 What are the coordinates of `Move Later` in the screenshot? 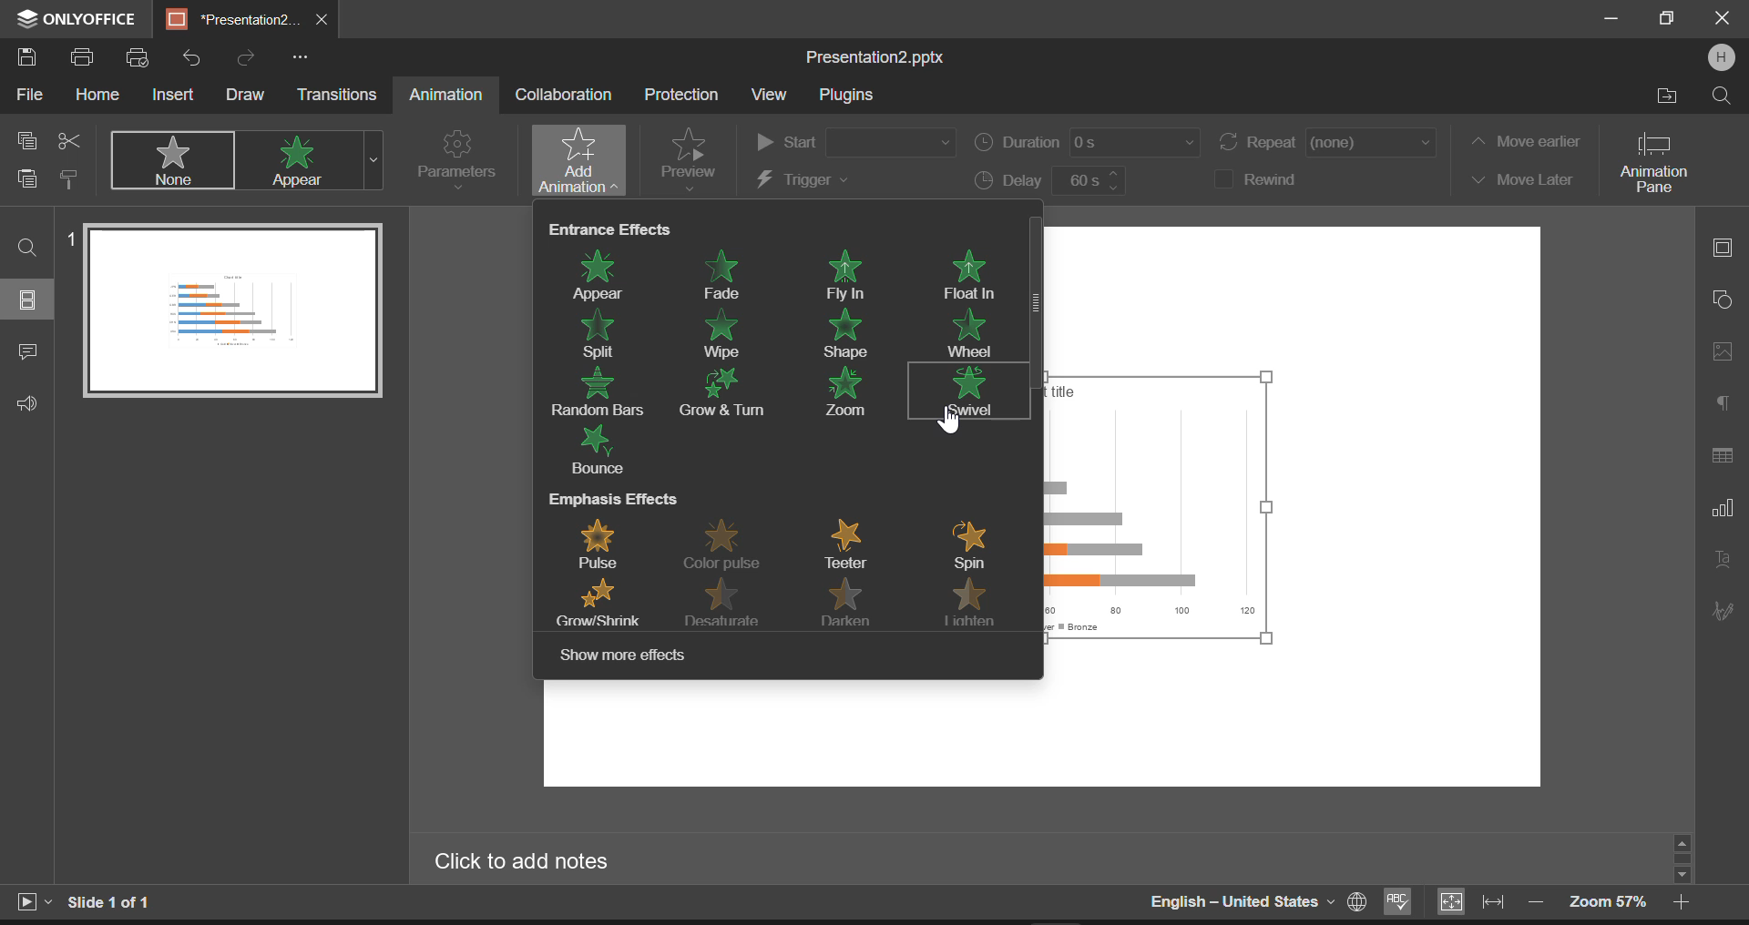 It's located at (1521, 180).